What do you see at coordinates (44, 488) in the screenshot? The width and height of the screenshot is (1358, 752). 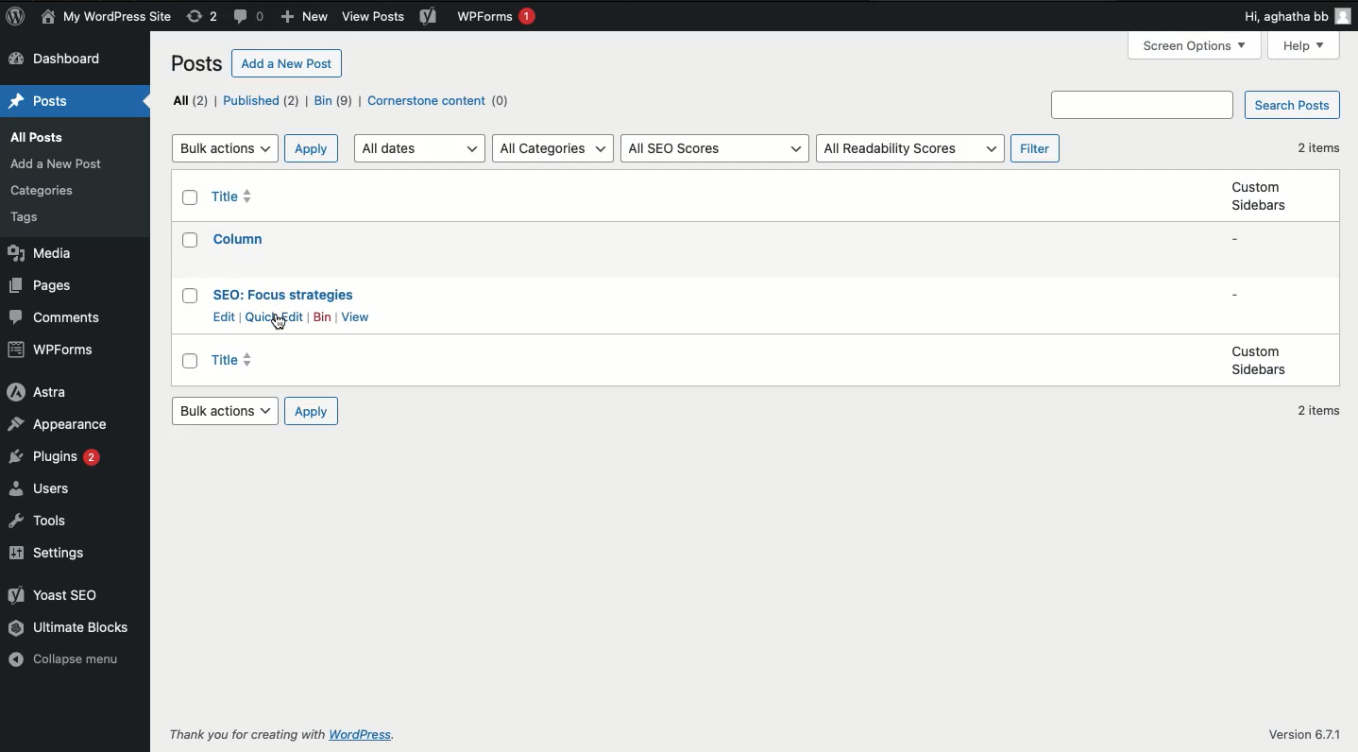 I see `Users` at bounding box center [44, 488].